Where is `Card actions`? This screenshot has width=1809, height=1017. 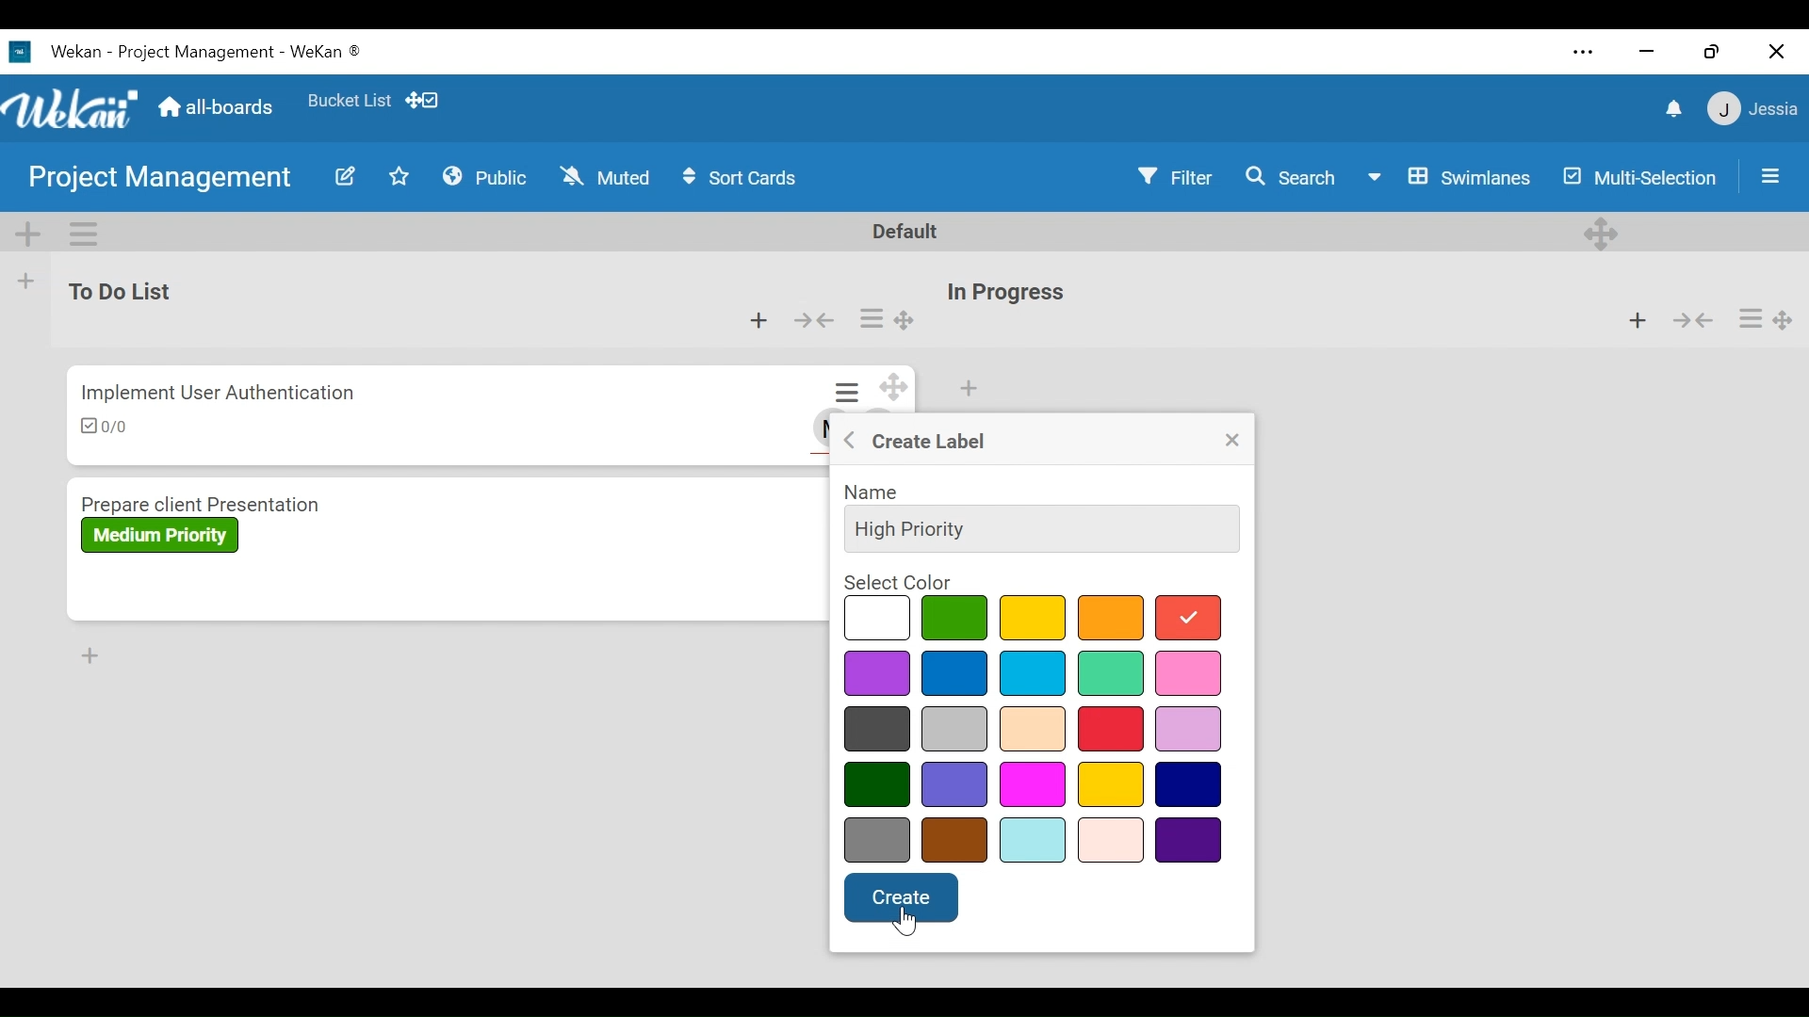 Card actions is located at coordinates (870, 319).